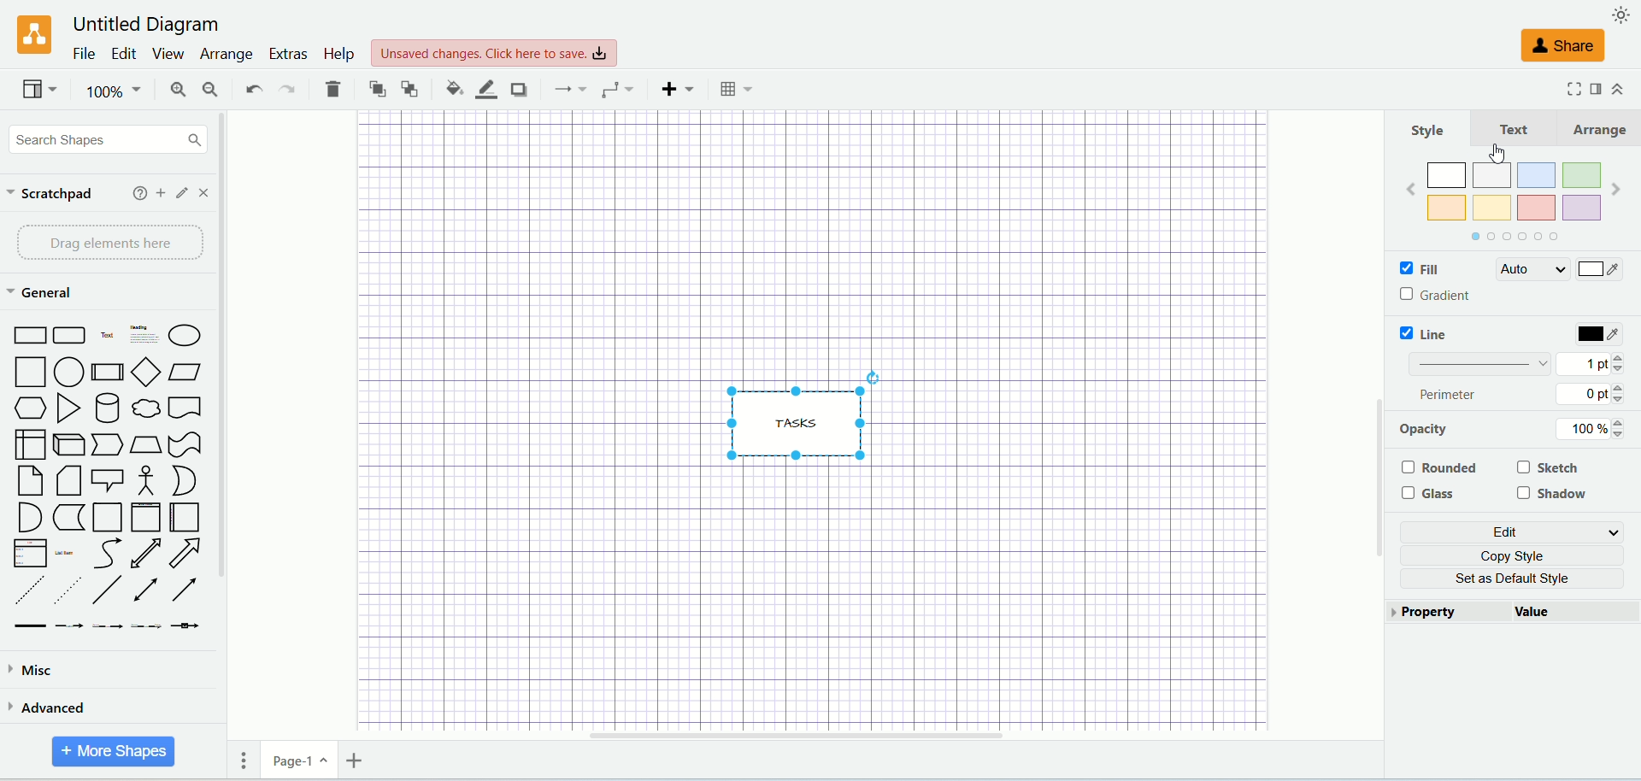 Image resolution: width=1641 pixels, height=781 pixels. What do you see at coordinates (288, 89) in the screenshot?
I see `redo` at bounding box center [288, 89].